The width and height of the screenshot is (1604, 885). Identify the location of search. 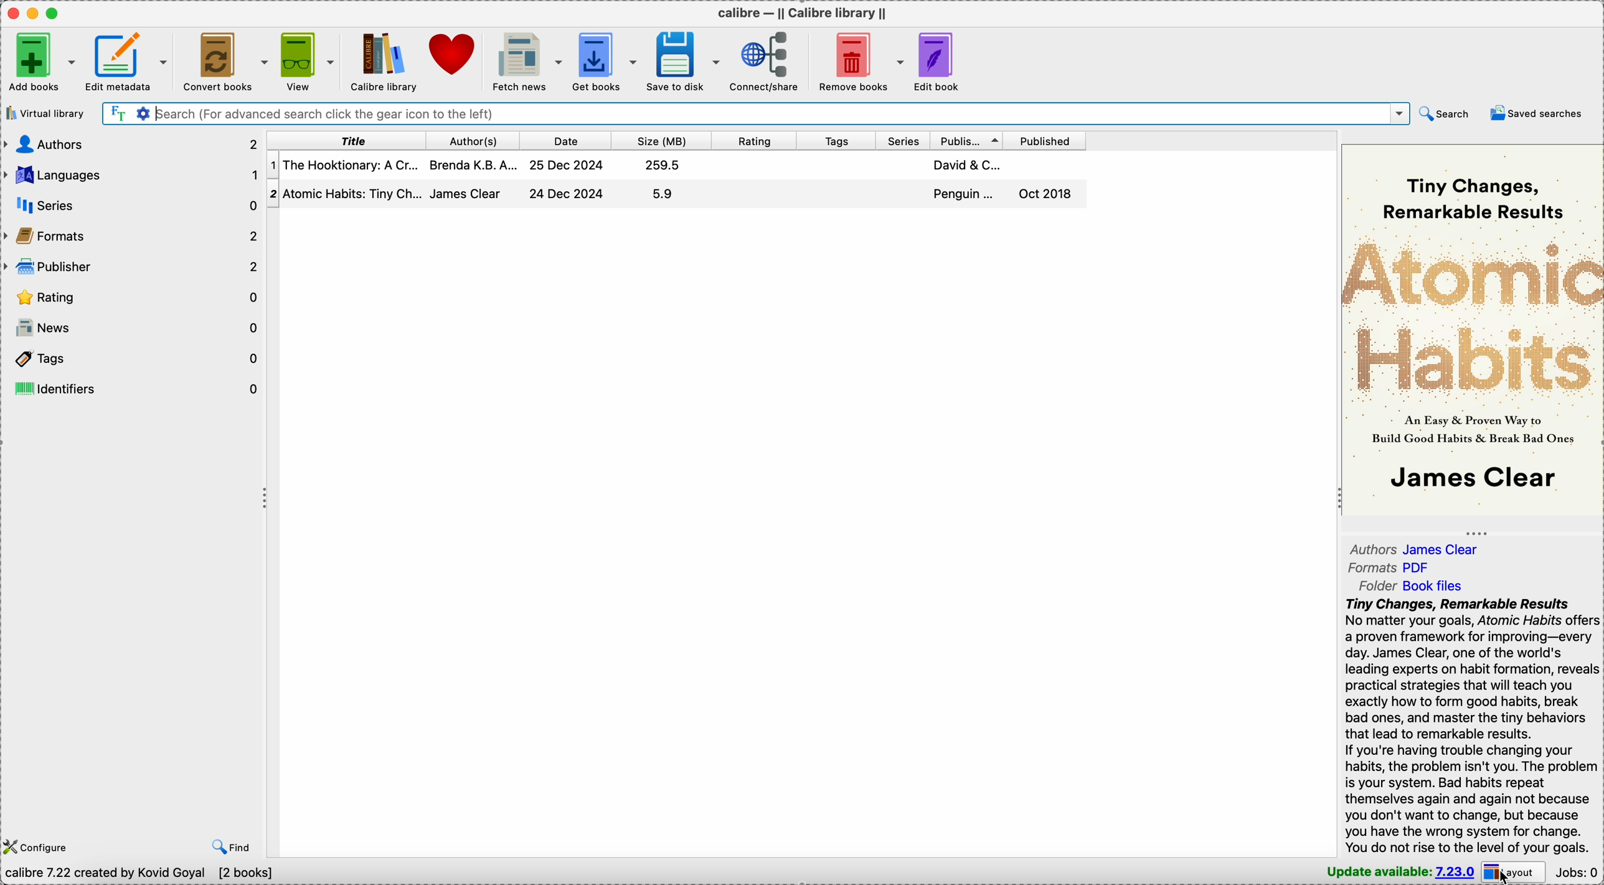
(1443, 115).